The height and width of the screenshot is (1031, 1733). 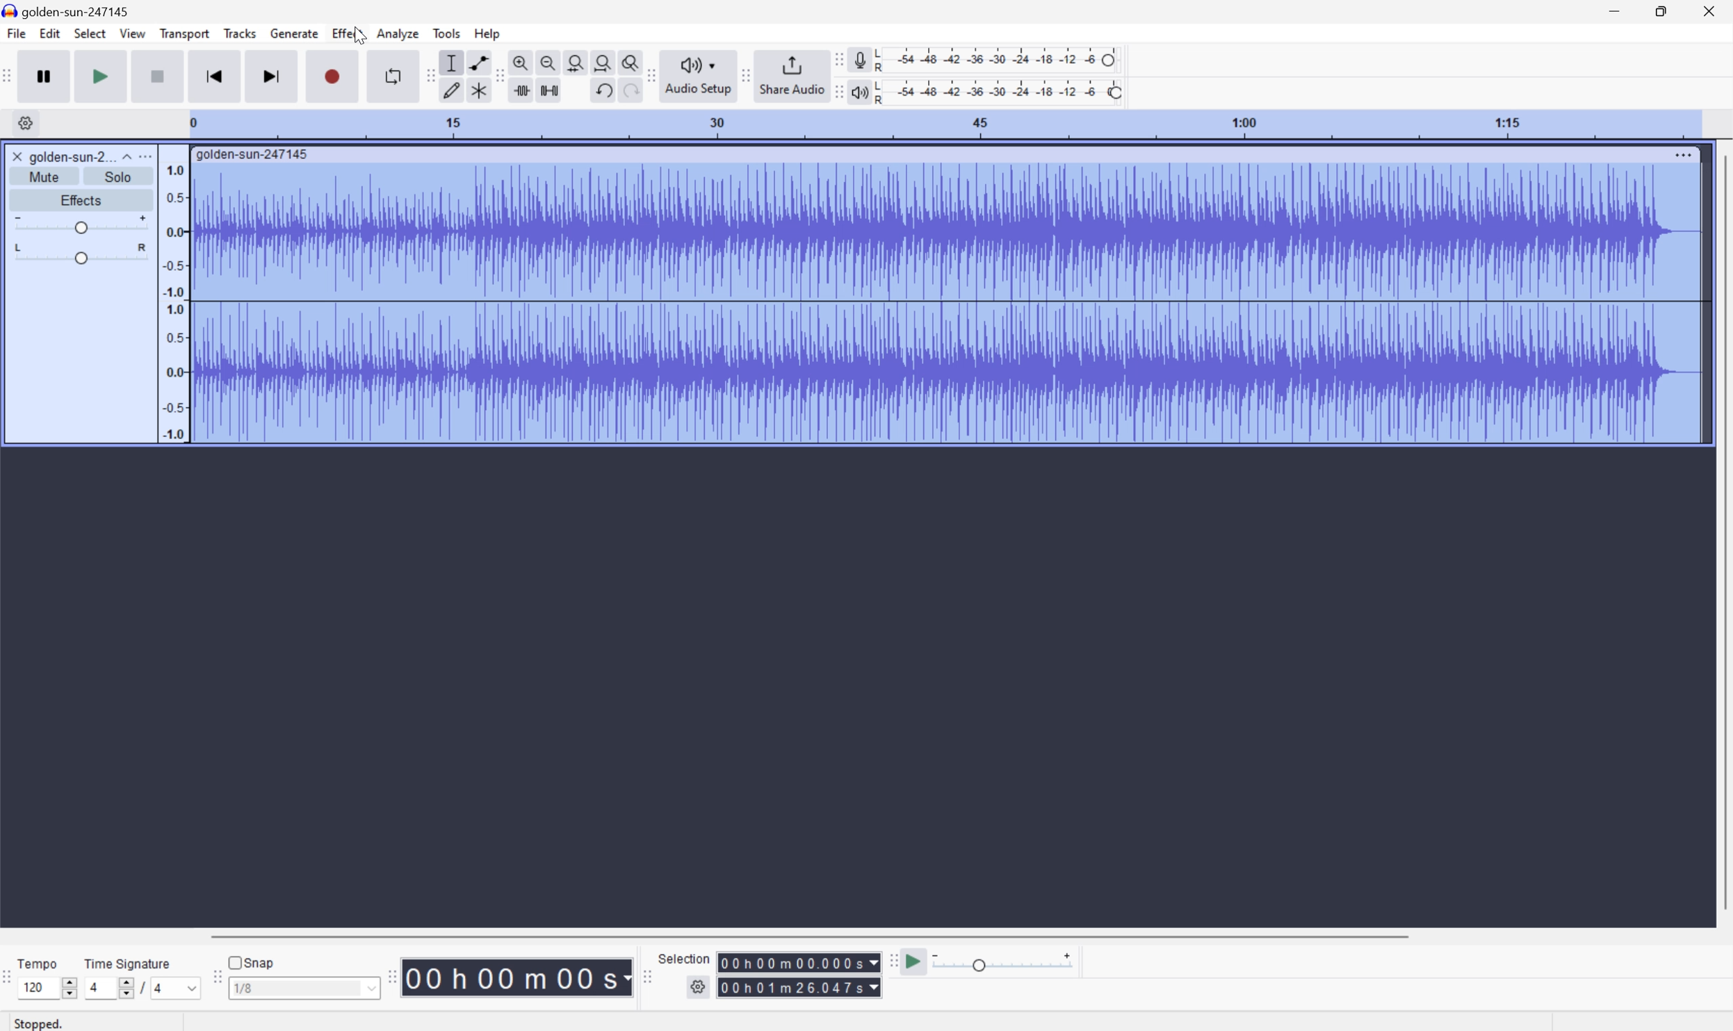 I want to click on Close, so click(x=1709, y=10).